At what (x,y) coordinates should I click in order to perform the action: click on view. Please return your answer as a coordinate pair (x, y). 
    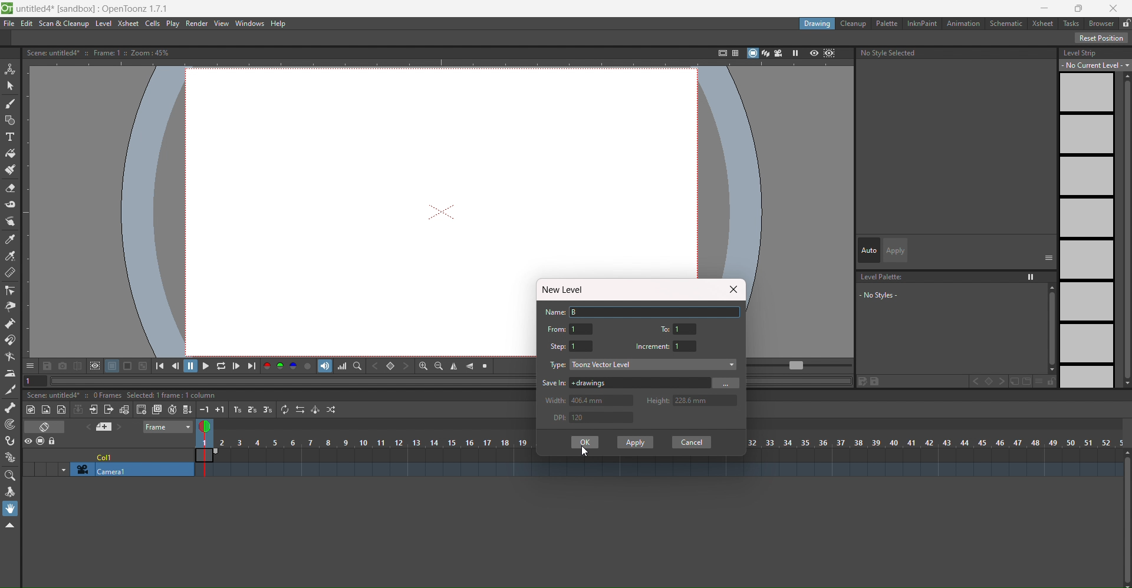
    Looking at the image, I should click on (208, 428).